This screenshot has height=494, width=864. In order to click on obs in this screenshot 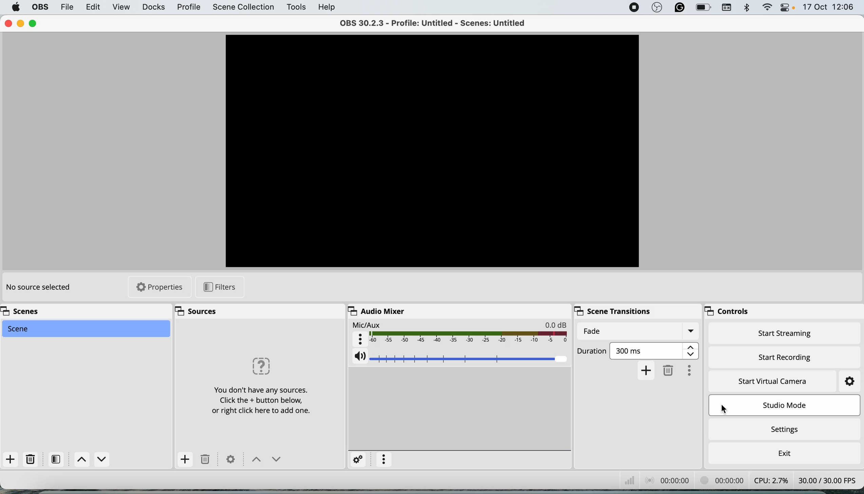, I will do `click(658, 7)`.